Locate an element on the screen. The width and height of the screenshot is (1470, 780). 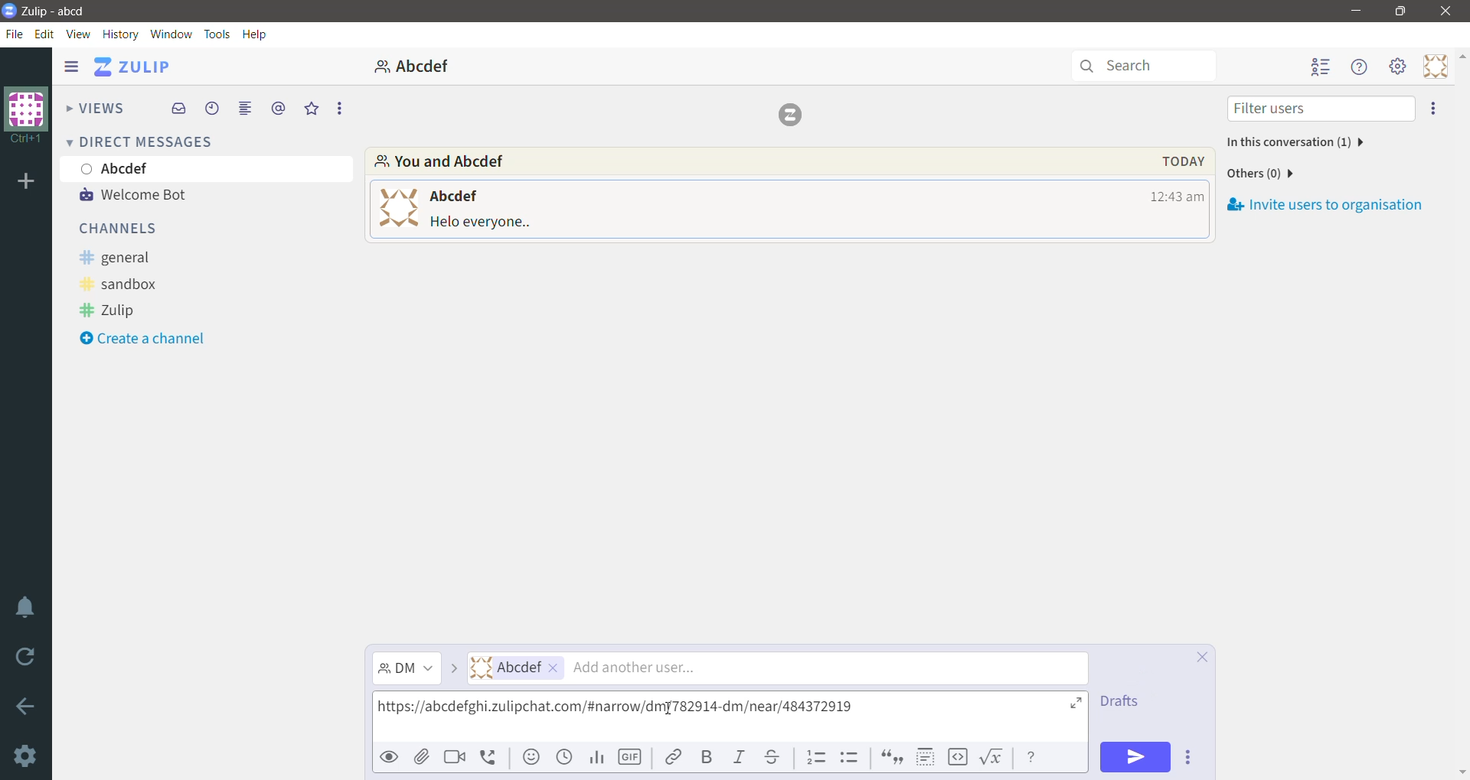
Application Logo is located at coordinates (9, 12).